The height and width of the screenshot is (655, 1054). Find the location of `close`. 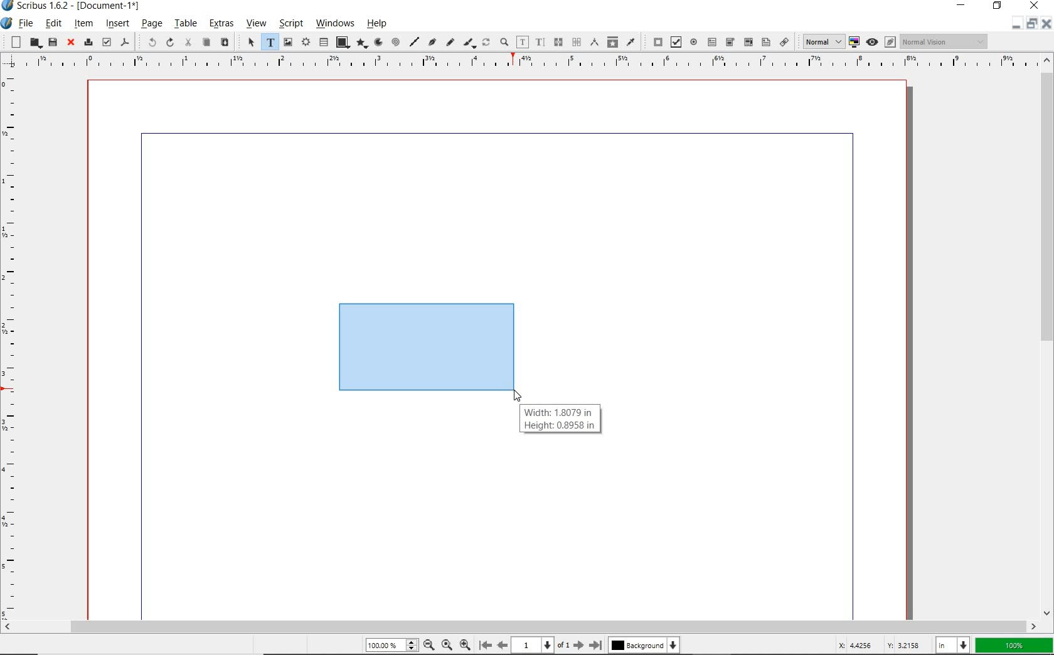

close is located at coordinates (71, 43).